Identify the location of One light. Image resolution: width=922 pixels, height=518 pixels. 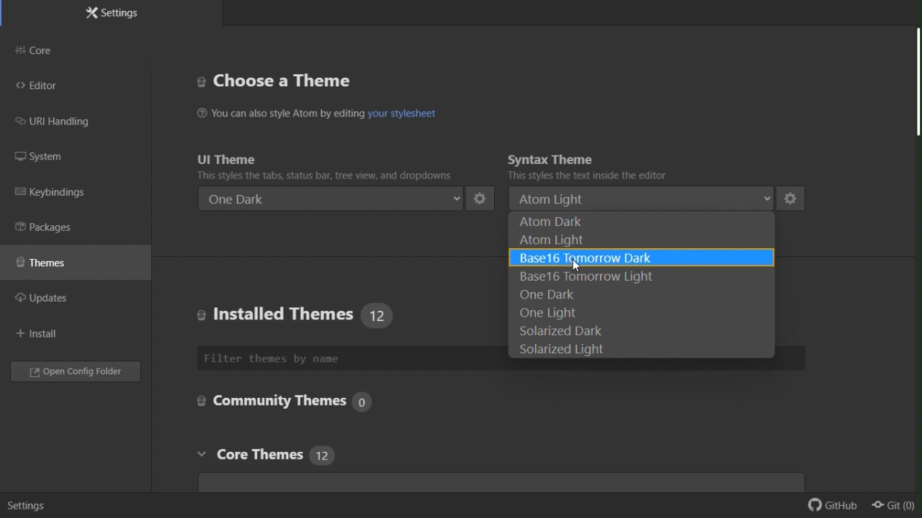
(648, 314).